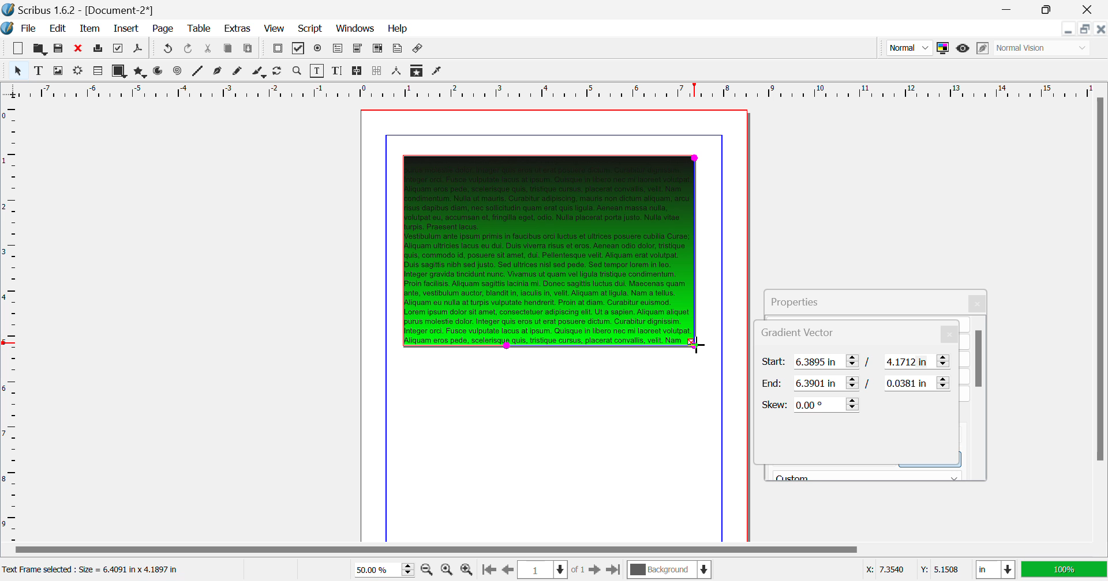  What do you see at coordinates (1069, 29) in the screenshot?
I see `Restore Down` at bounding box center [1069, 29].